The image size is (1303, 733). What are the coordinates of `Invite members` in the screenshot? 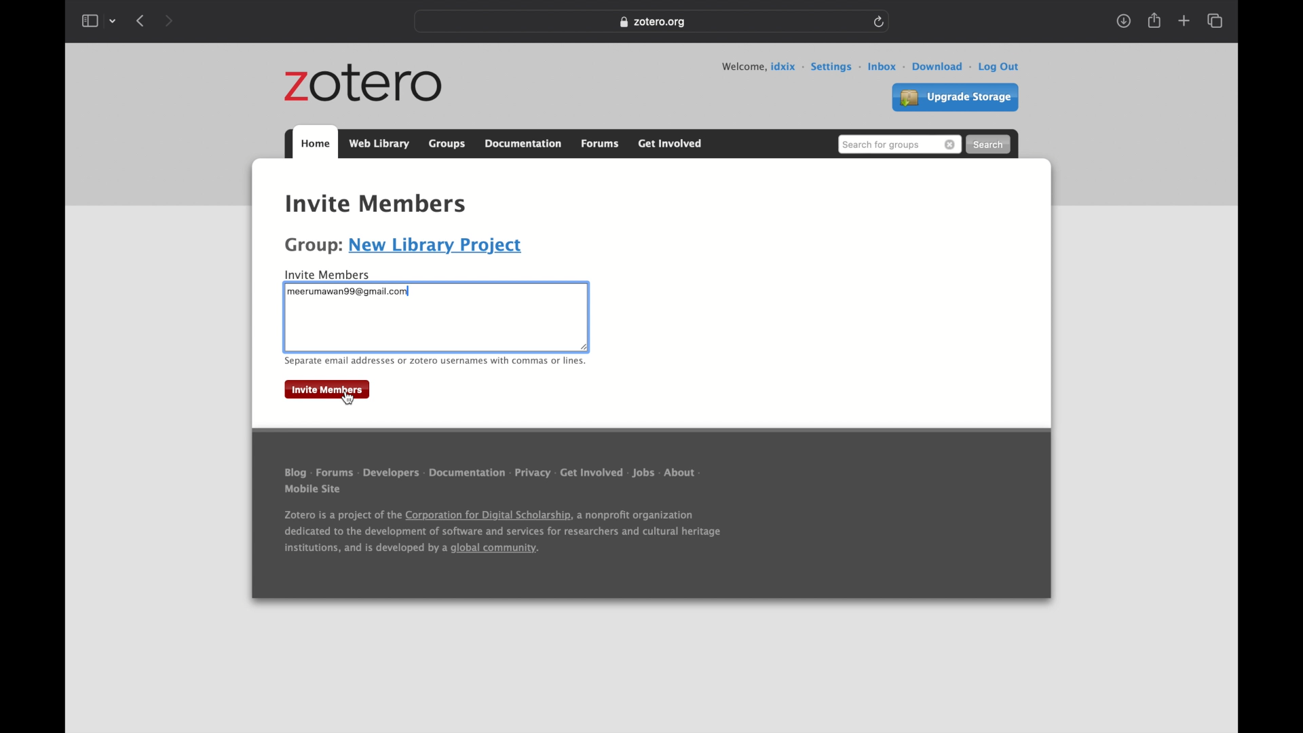 It's located at (375, 204).